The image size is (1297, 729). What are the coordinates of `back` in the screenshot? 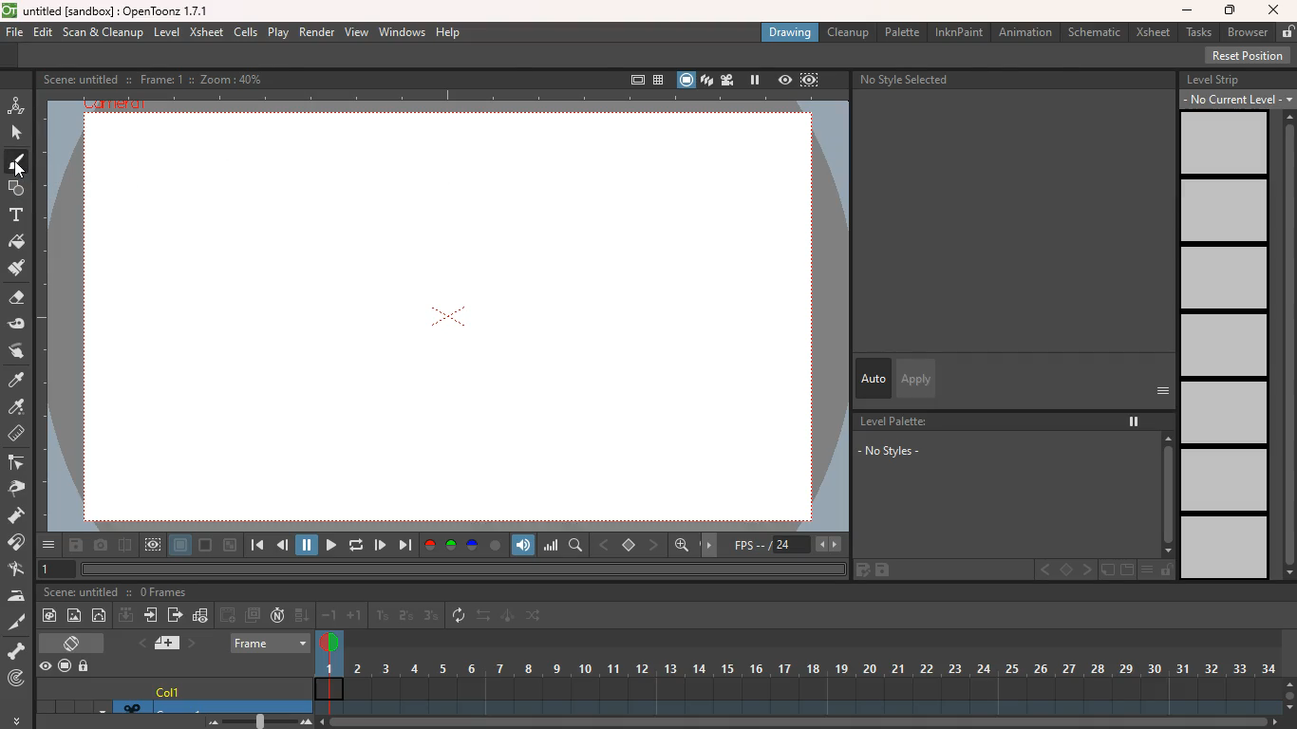 It's located at (606, 543).